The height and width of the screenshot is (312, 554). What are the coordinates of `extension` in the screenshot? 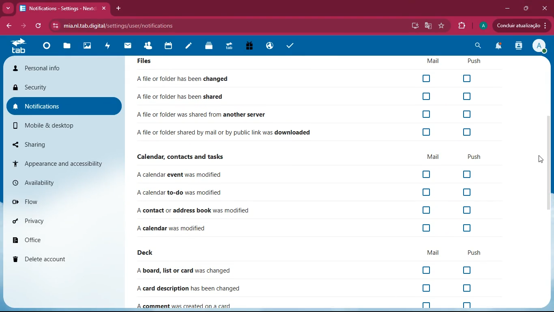 It's located at (462, 24).